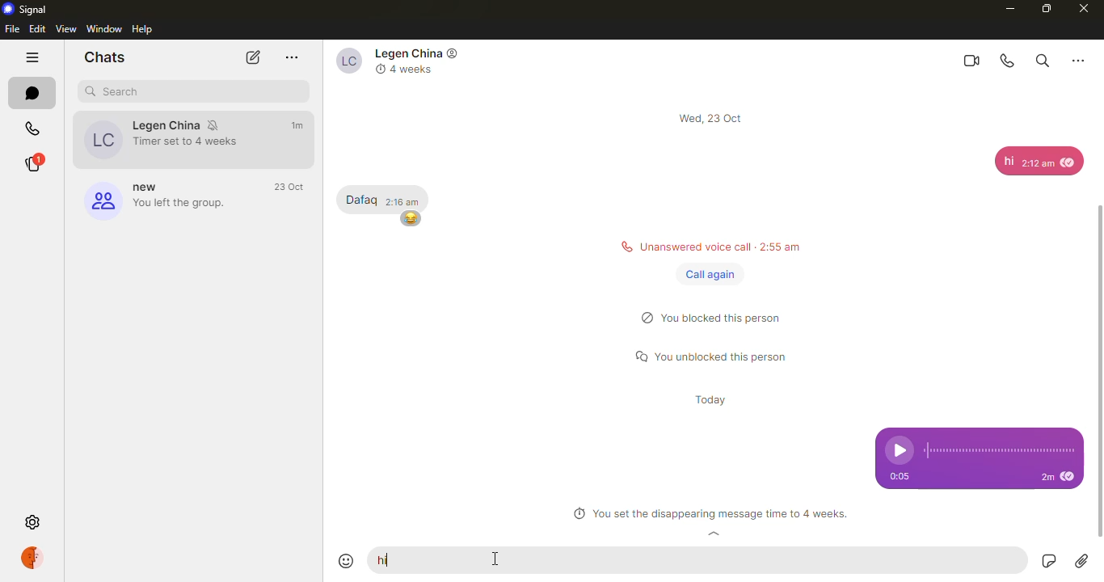 The width and height of the screenshot is (1104, 582). Describe the element at coordinates (32, 93) in the screenshot. I see `chats` at that location.